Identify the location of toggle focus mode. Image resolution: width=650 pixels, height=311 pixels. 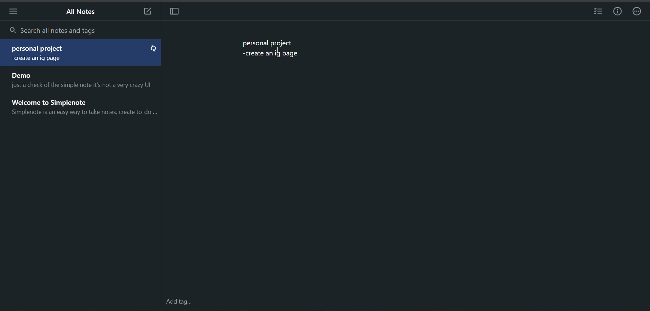
(175, 12).